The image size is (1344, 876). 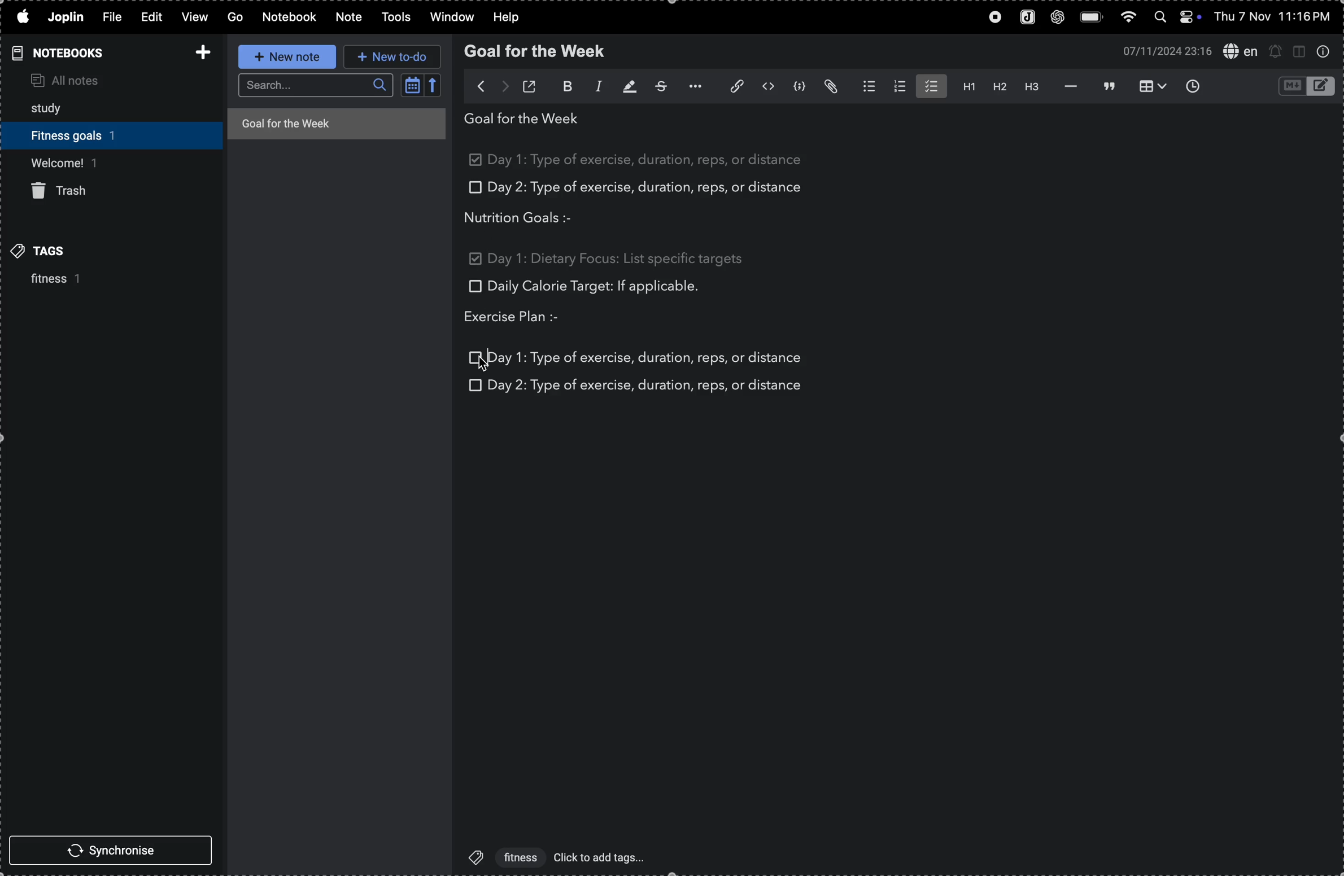 I want to click on 07/11/2024, so click(x=1163, y=51).